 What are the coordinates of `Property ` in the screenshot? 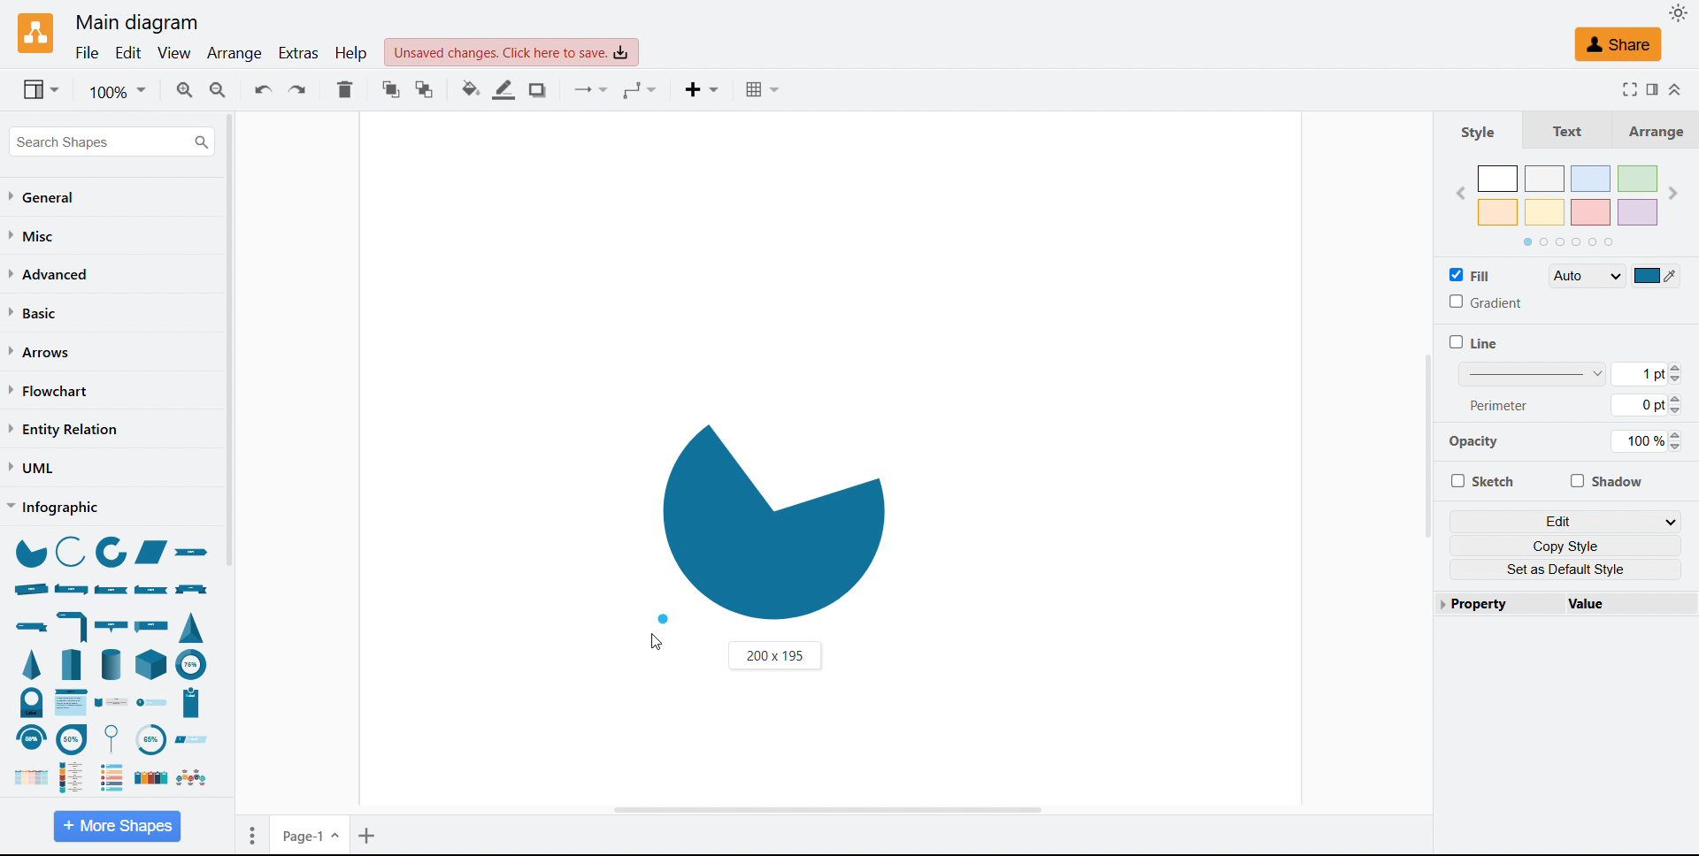 It's located at (1494, 603).